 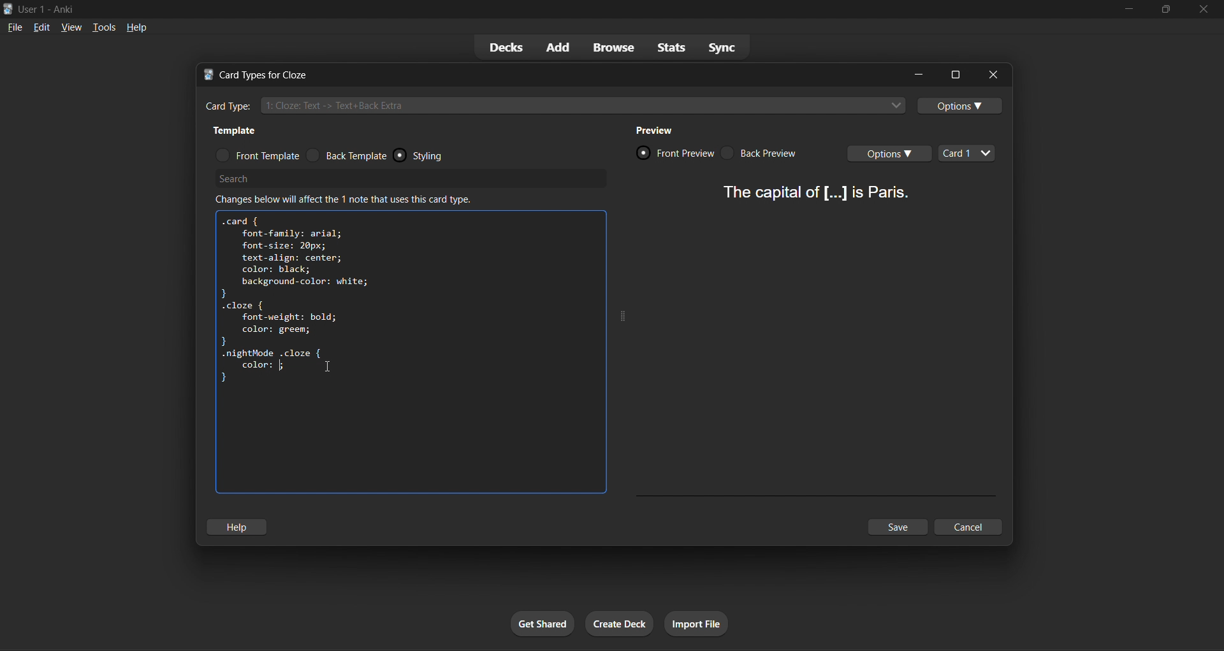 I want to click on help, so click(x=238, y=527).